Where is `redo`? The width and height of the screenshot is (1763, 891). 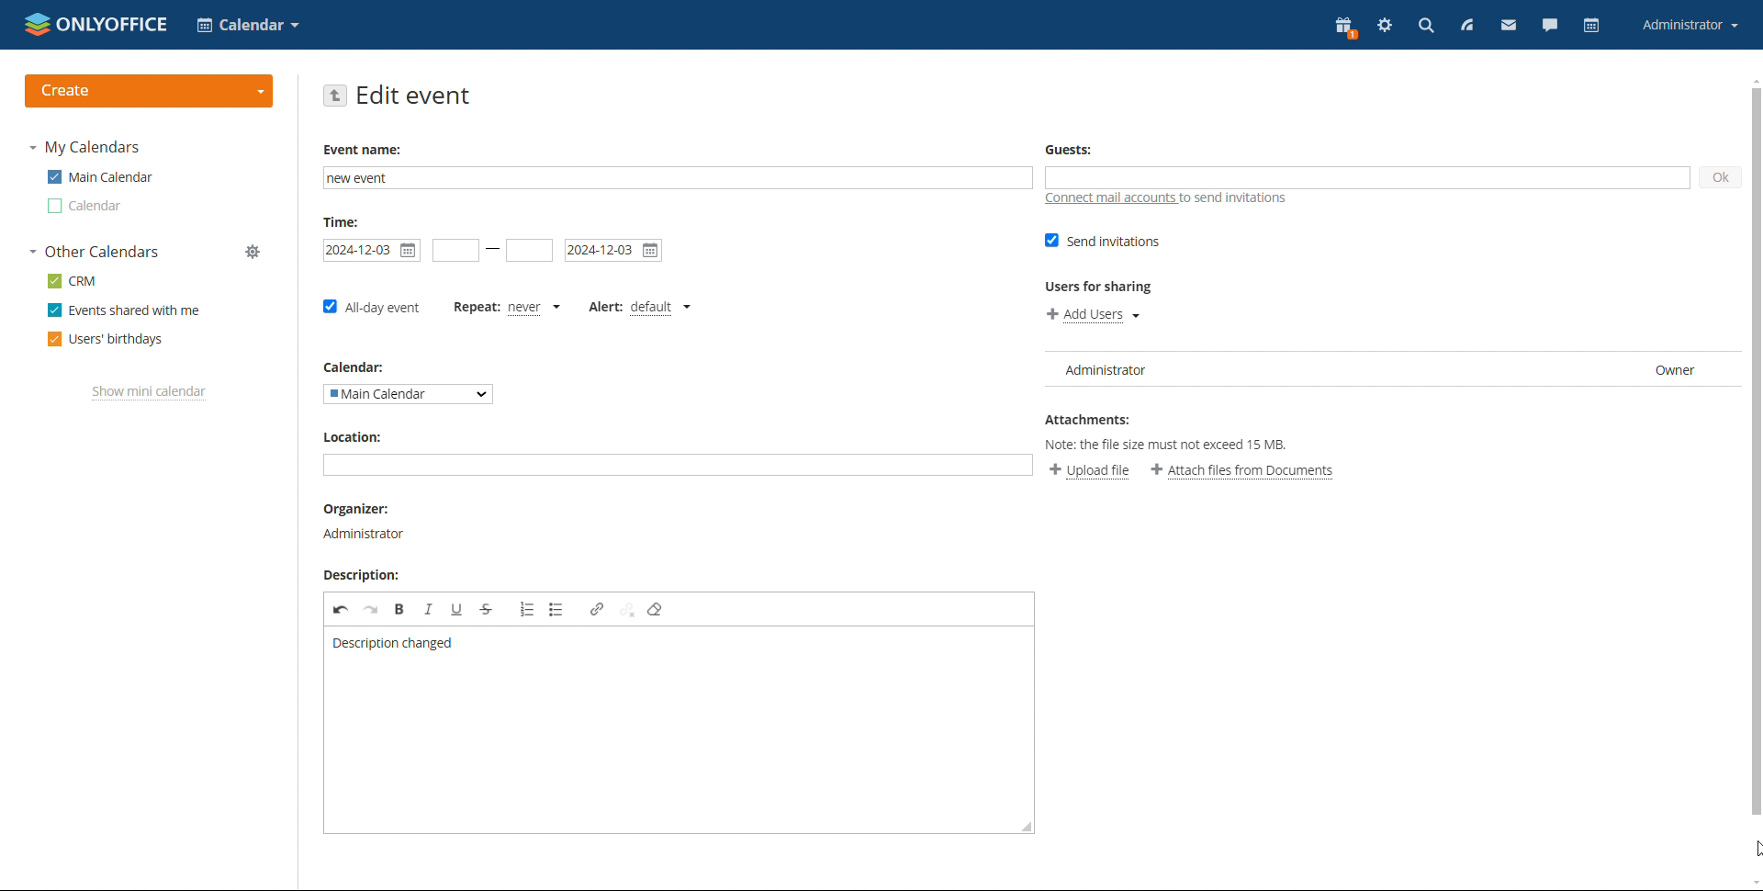 redo is located at coordinates (372, 609).